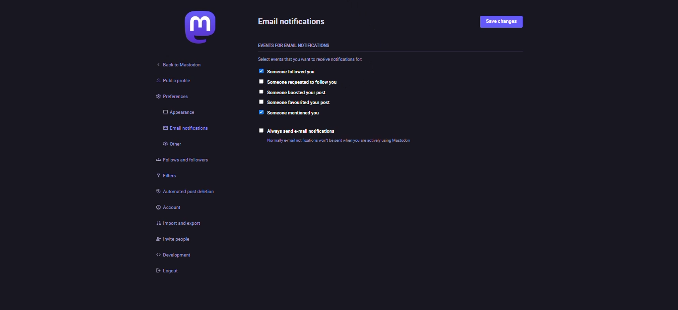 The image size is (678, 310). I want to click on someone mentioned you, so click(296, 113).